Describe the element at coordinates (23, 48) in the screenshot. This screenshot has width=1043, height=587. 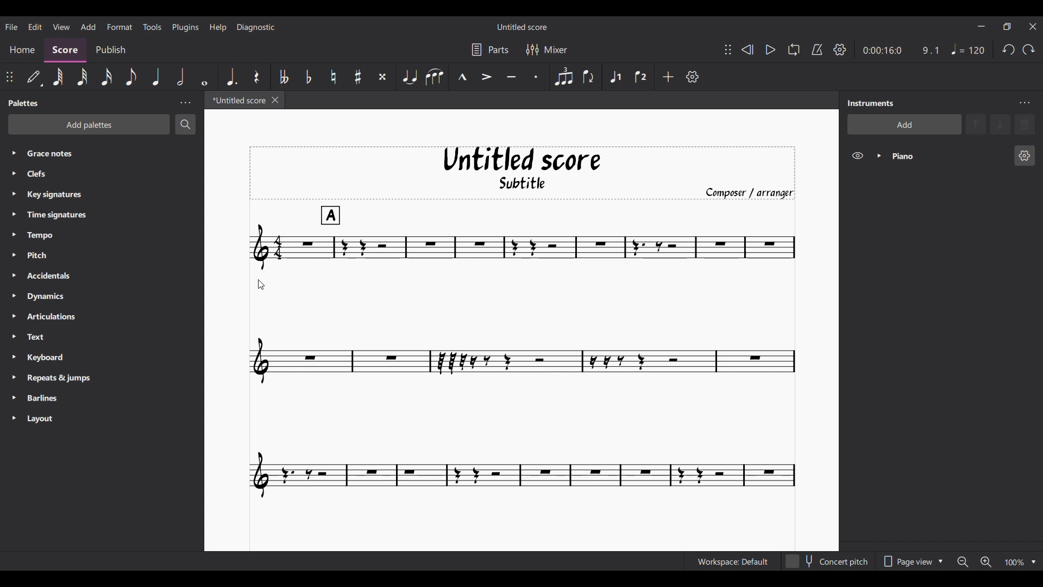
I see `Home section` at that location.